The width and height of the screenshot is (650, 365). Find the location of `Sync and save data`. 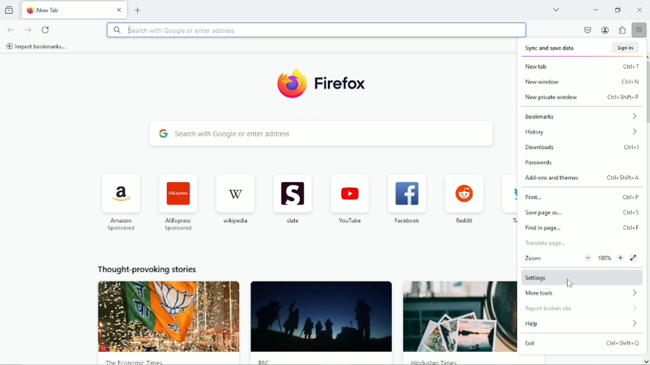

Sync and save data is located at coordinates (549, 49).